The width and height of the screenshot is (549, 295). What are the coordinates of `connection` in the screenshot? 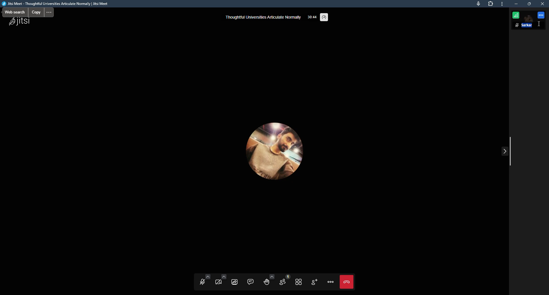 It's located at (517, 15).